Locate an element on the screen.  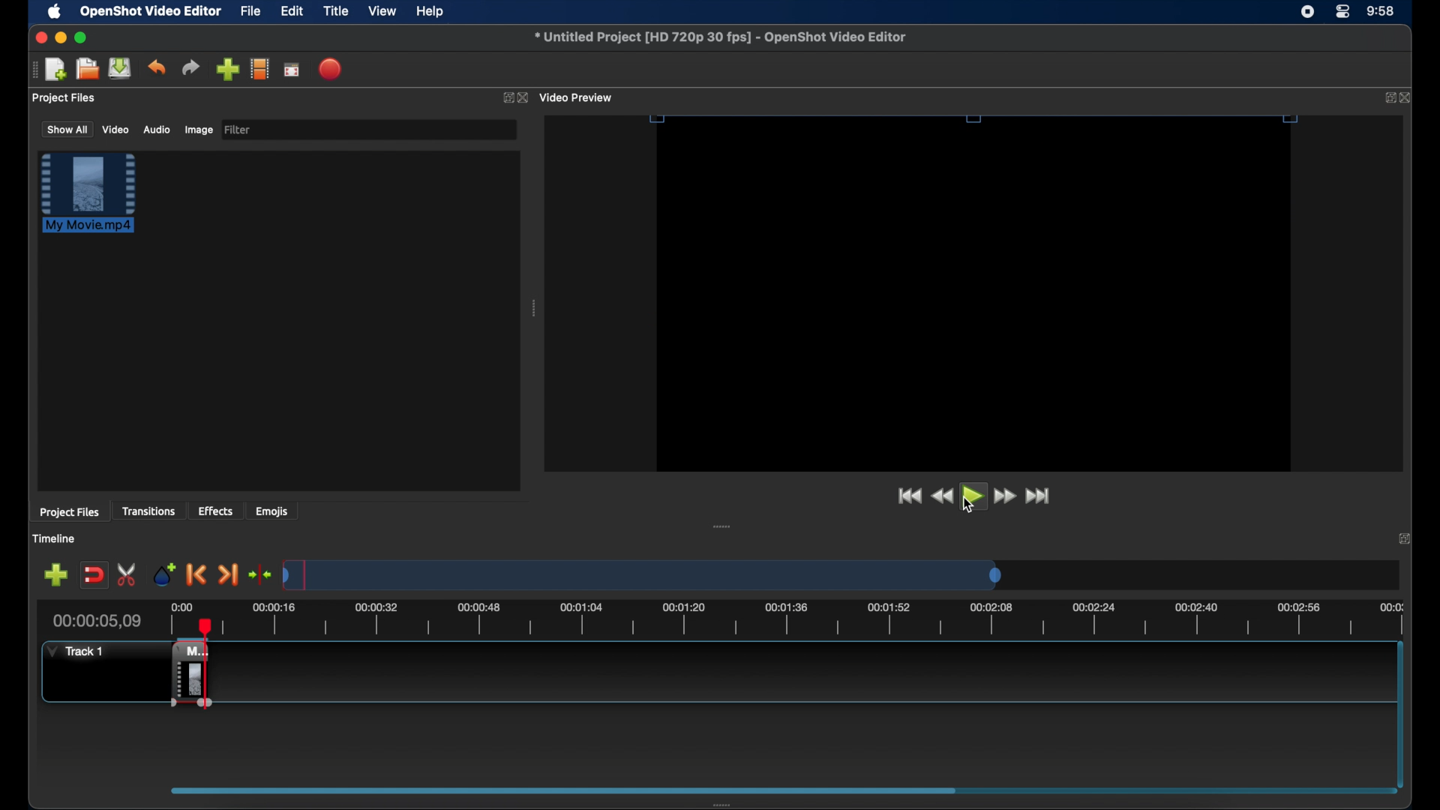
timeline is located at coordinates (54, 538).